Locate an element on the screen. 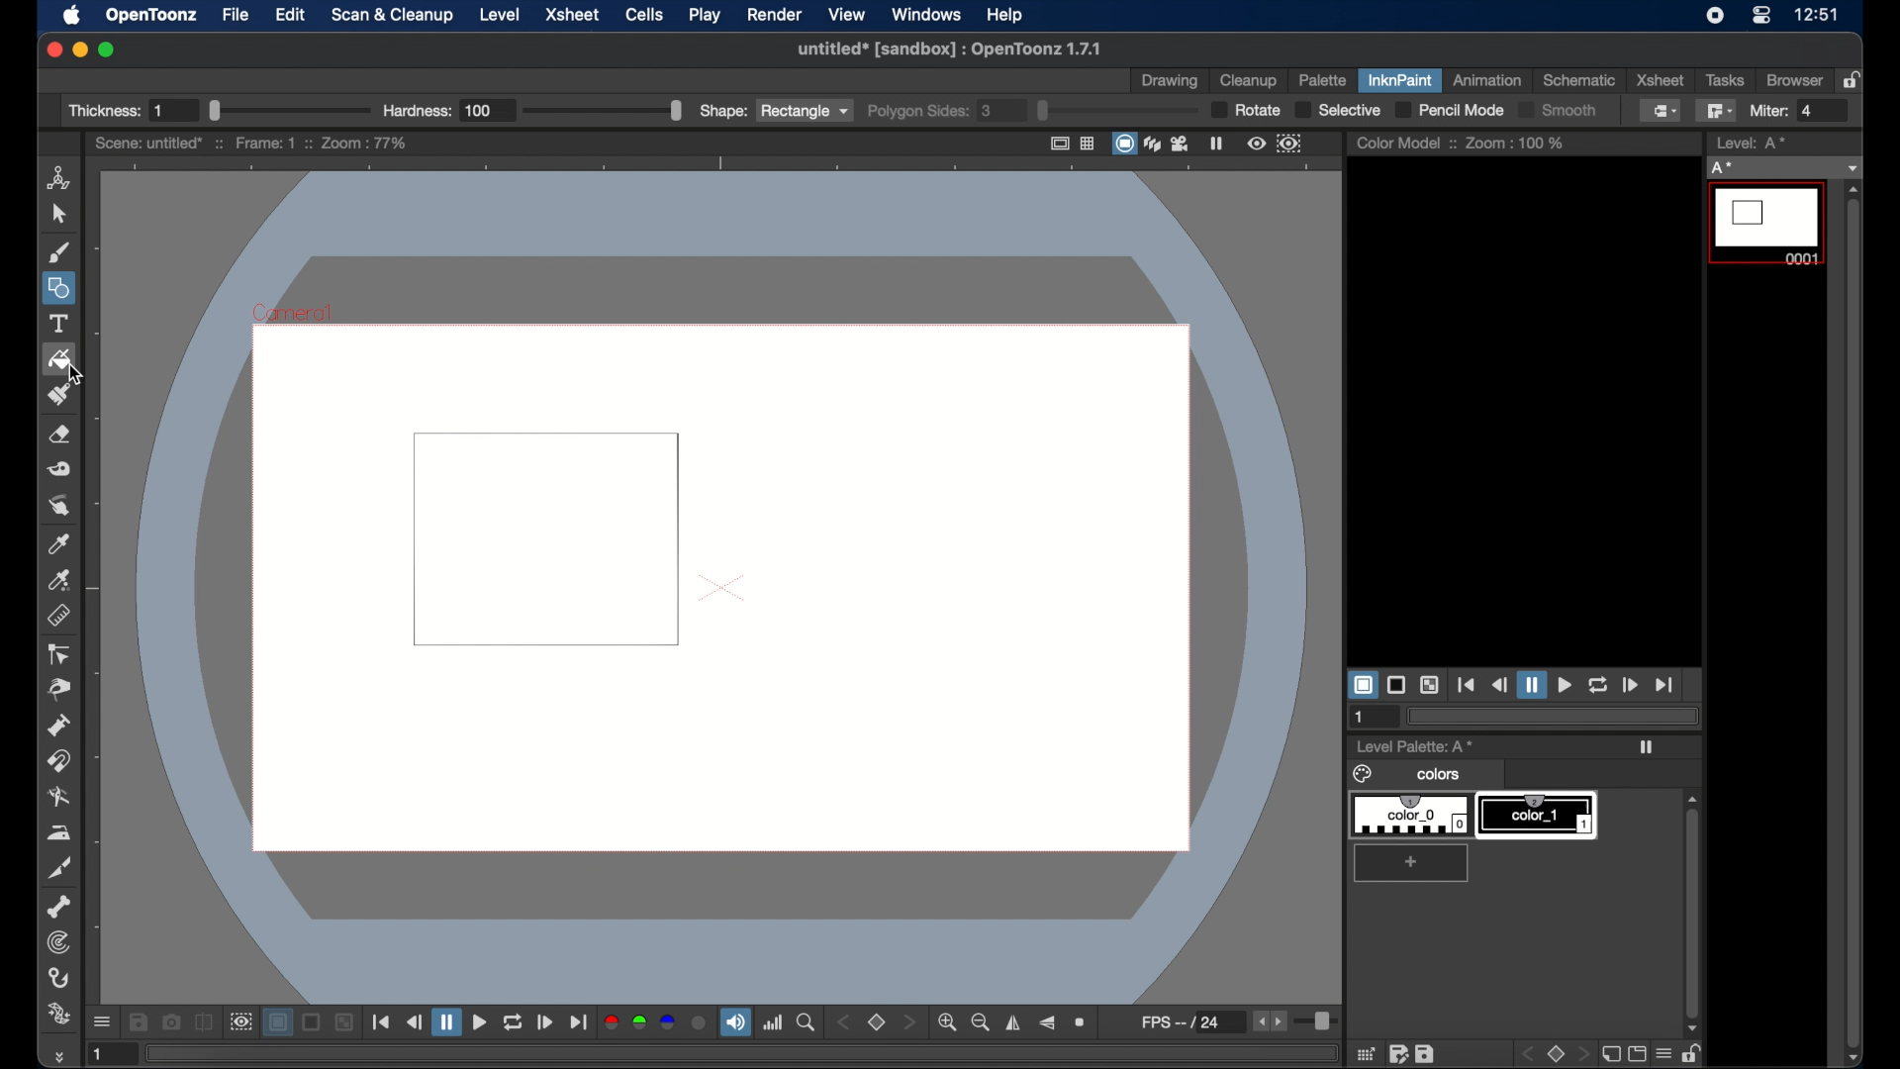 This screenshot has height=1069, width=1900. maximize is located at coordinates (108, 49).